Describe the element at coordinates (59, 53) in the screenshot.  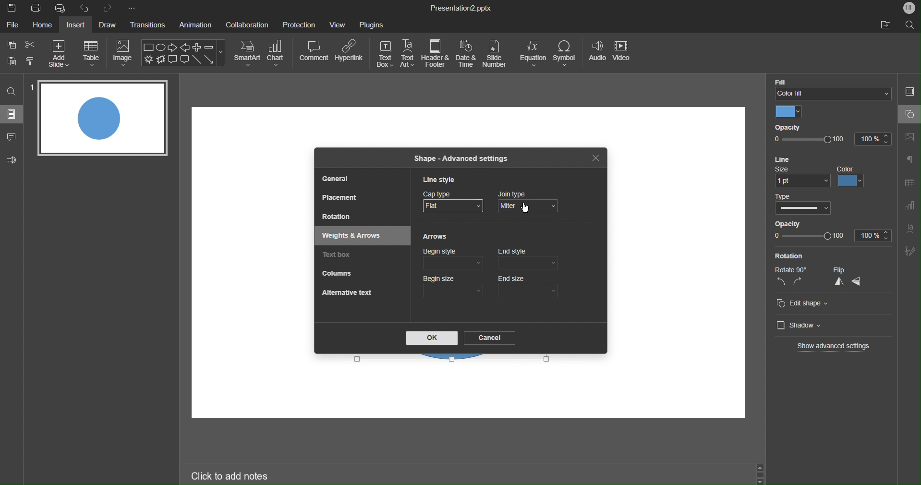
I see `Add Size` at that location.